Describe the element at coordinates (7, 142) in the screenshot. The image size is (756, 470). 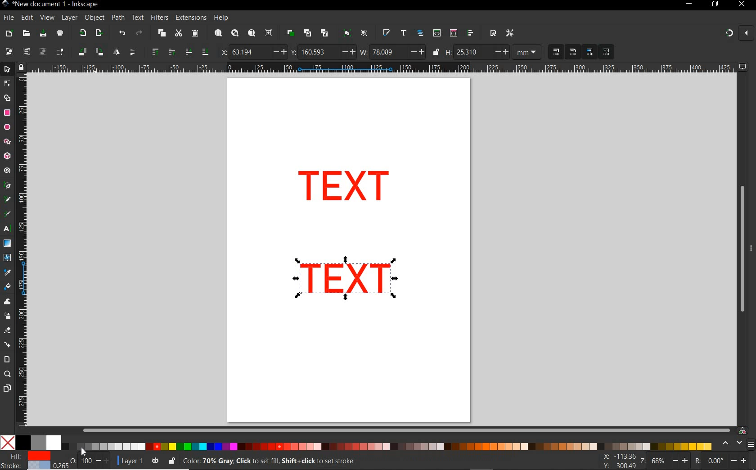
I see `star tool` at that location.